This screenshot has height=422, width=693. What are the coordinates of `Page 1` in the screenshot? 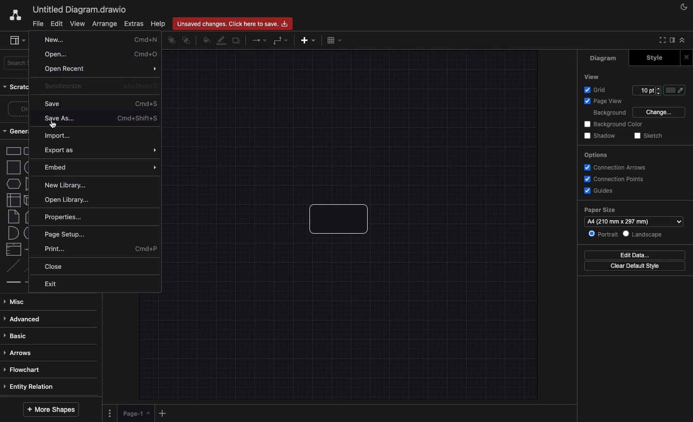 It's located at (136, 414).